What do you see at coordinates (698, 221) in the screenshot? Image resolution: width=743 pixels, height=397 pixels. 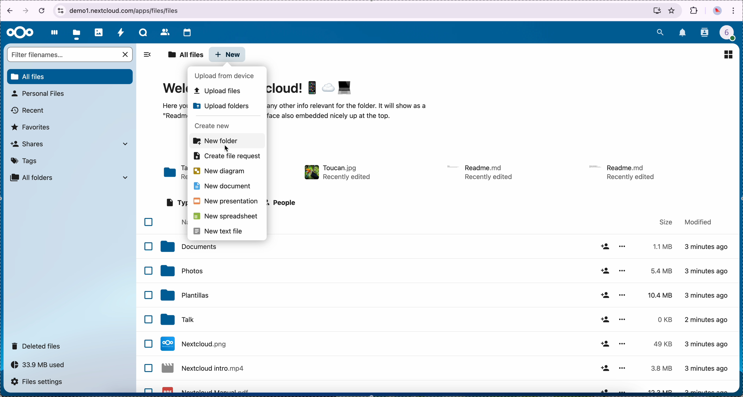 I see `modified` at bounding box center [698, 221].